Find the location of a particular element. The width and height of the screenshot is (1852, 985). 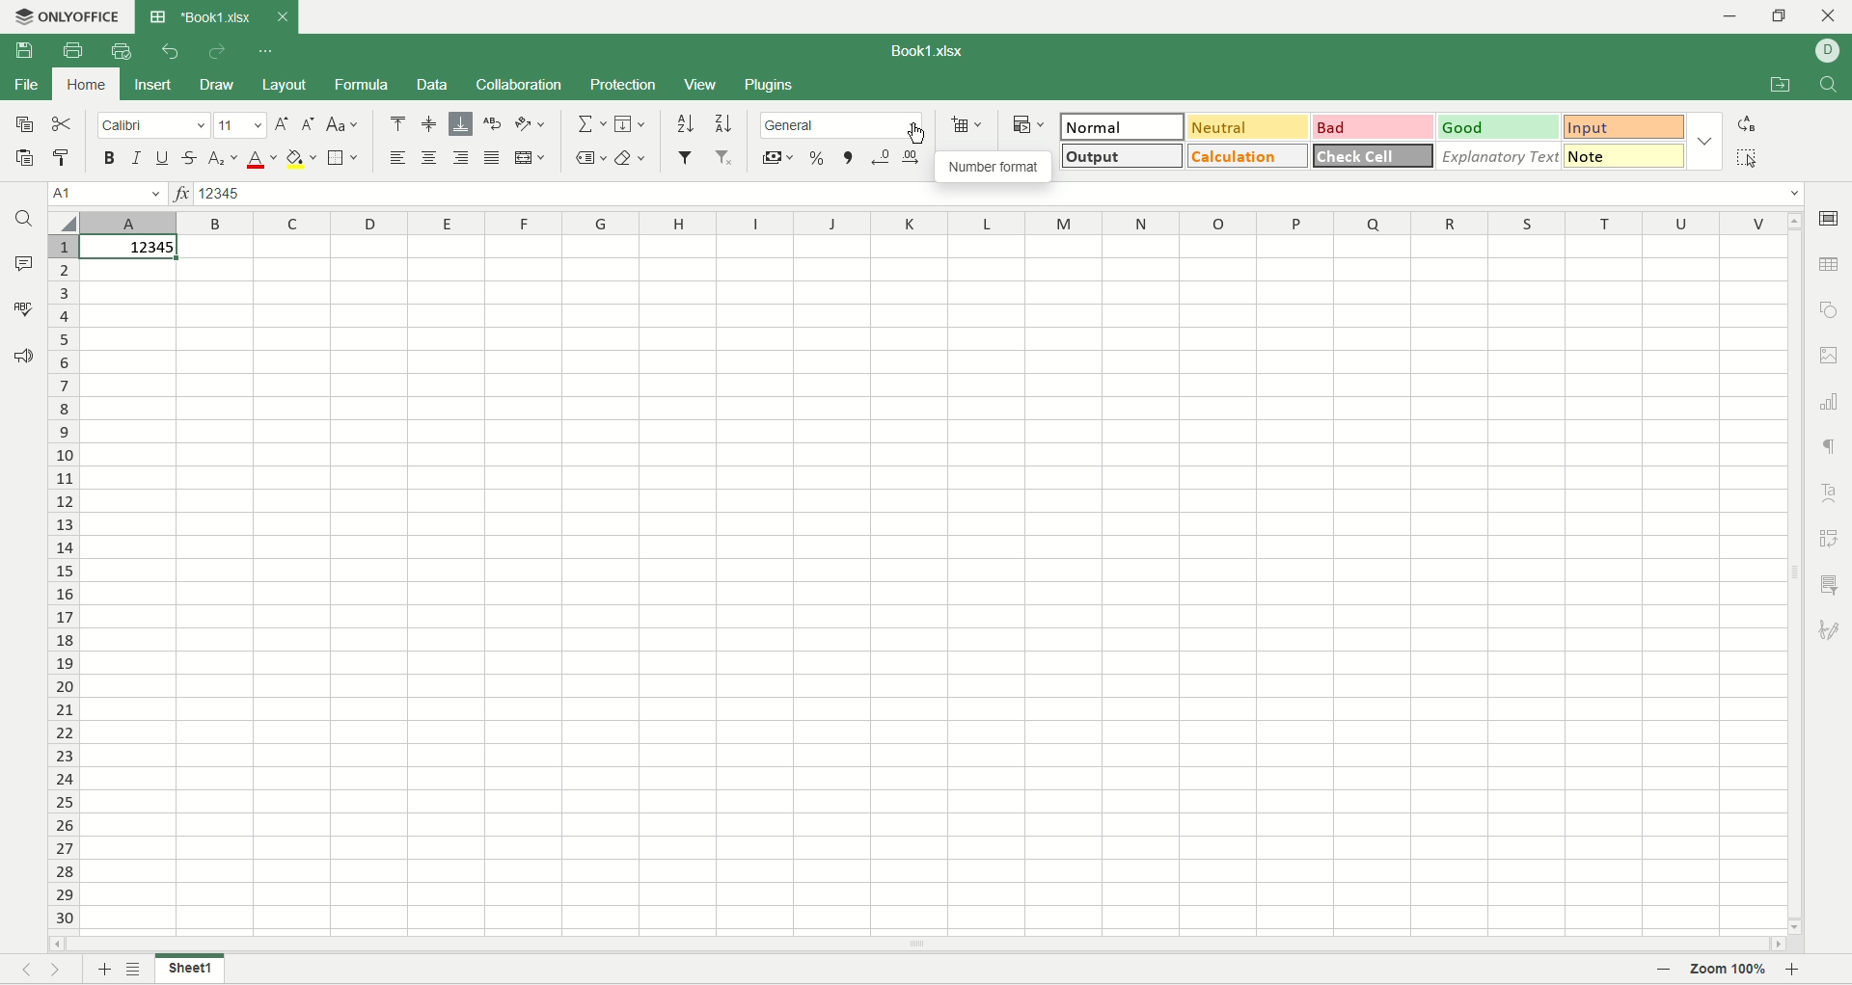

copy is located at coordinates (24, 123).